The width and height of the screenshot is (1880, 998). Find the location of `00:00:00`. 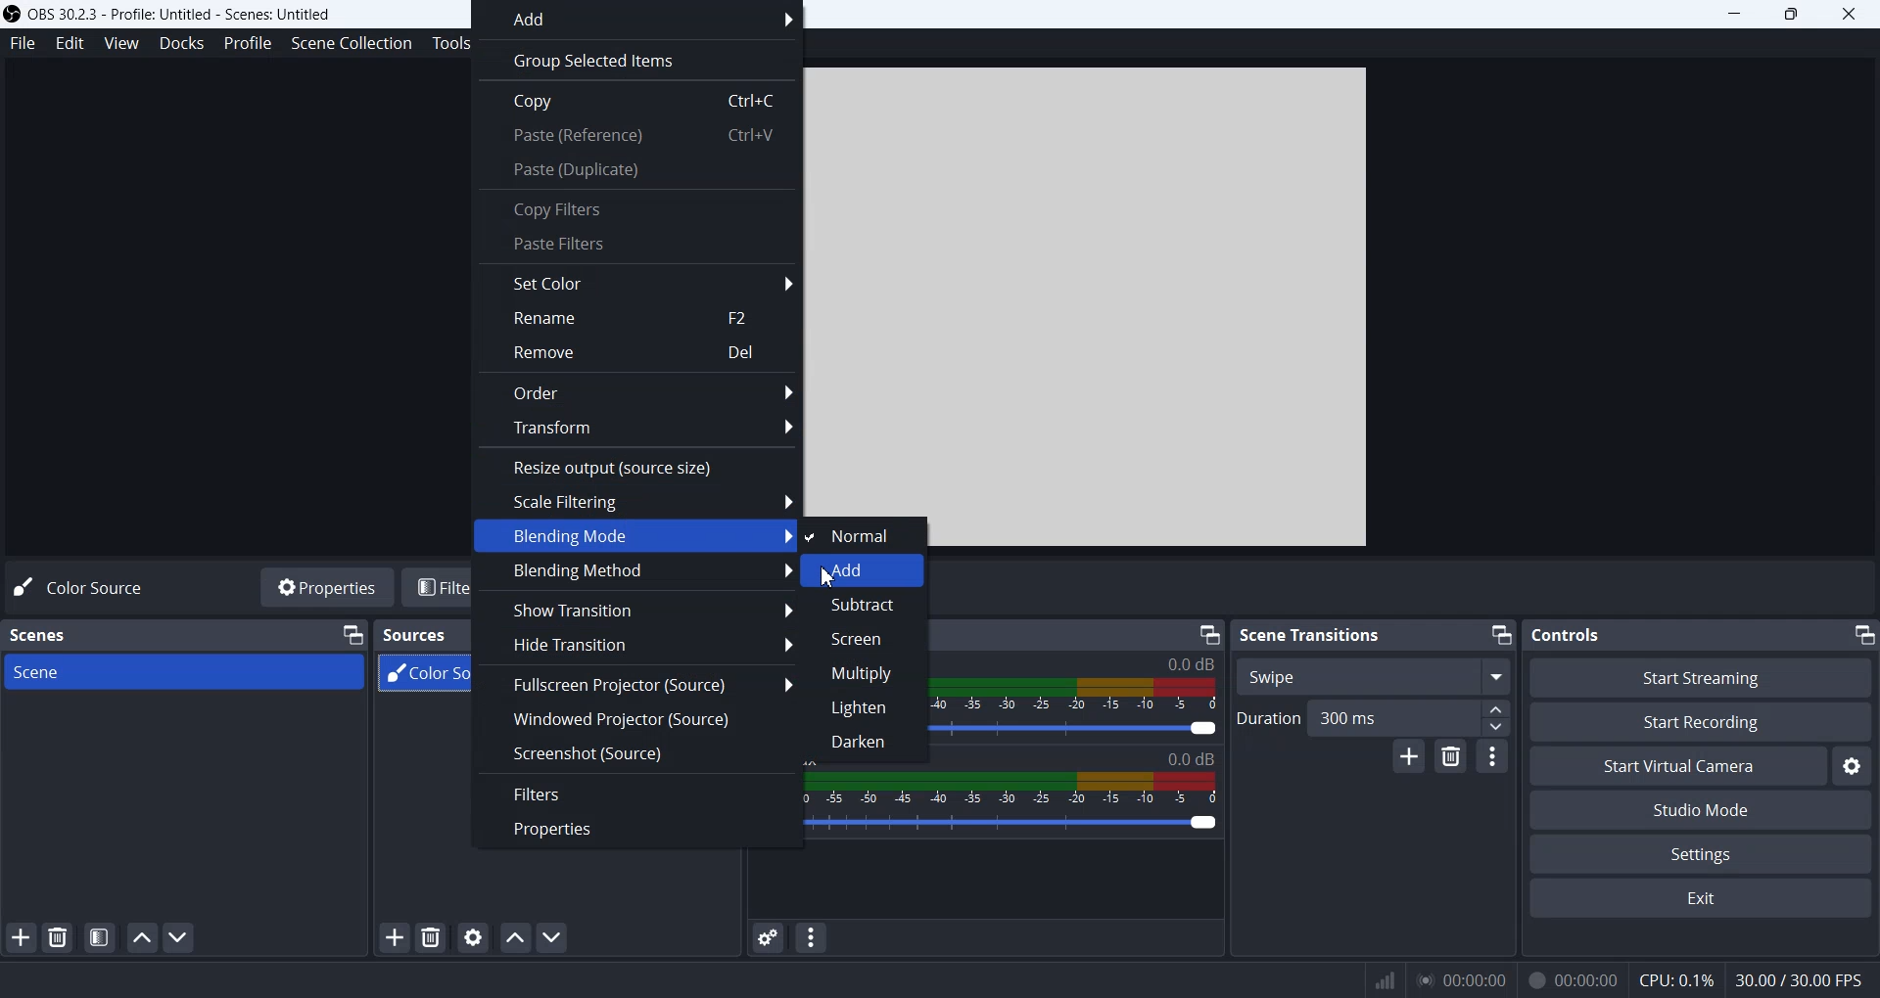

00:00:00 is located at coordinates (1571, 977).